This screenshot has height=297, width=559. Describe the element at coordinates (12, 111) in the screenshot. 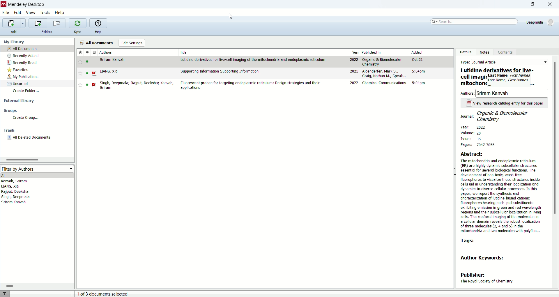

I see `groups` at that location.